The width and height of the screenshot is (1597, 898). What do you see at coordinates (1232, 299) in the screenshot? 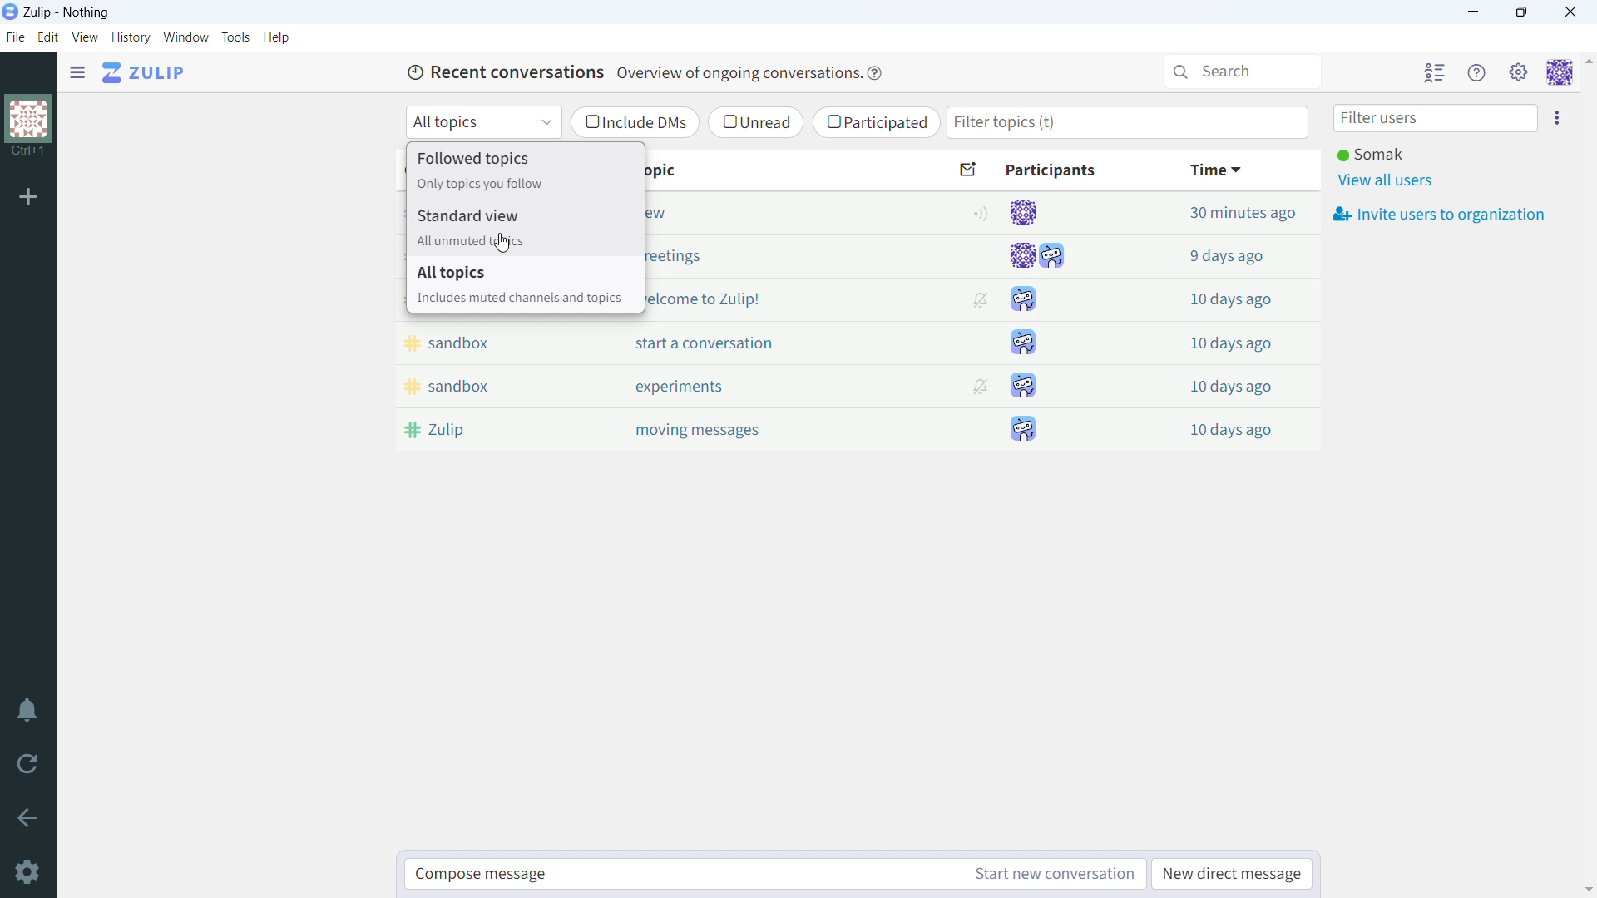
I see `10 days ago` at bounding box center [1232, 299].